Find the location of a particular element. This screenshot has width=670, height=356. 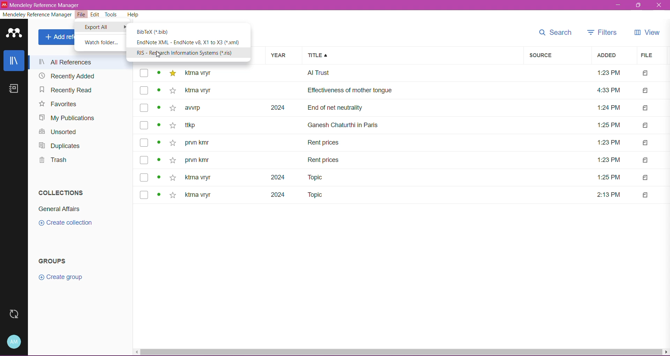

Click to Create group is located at coordinates (60, 278).